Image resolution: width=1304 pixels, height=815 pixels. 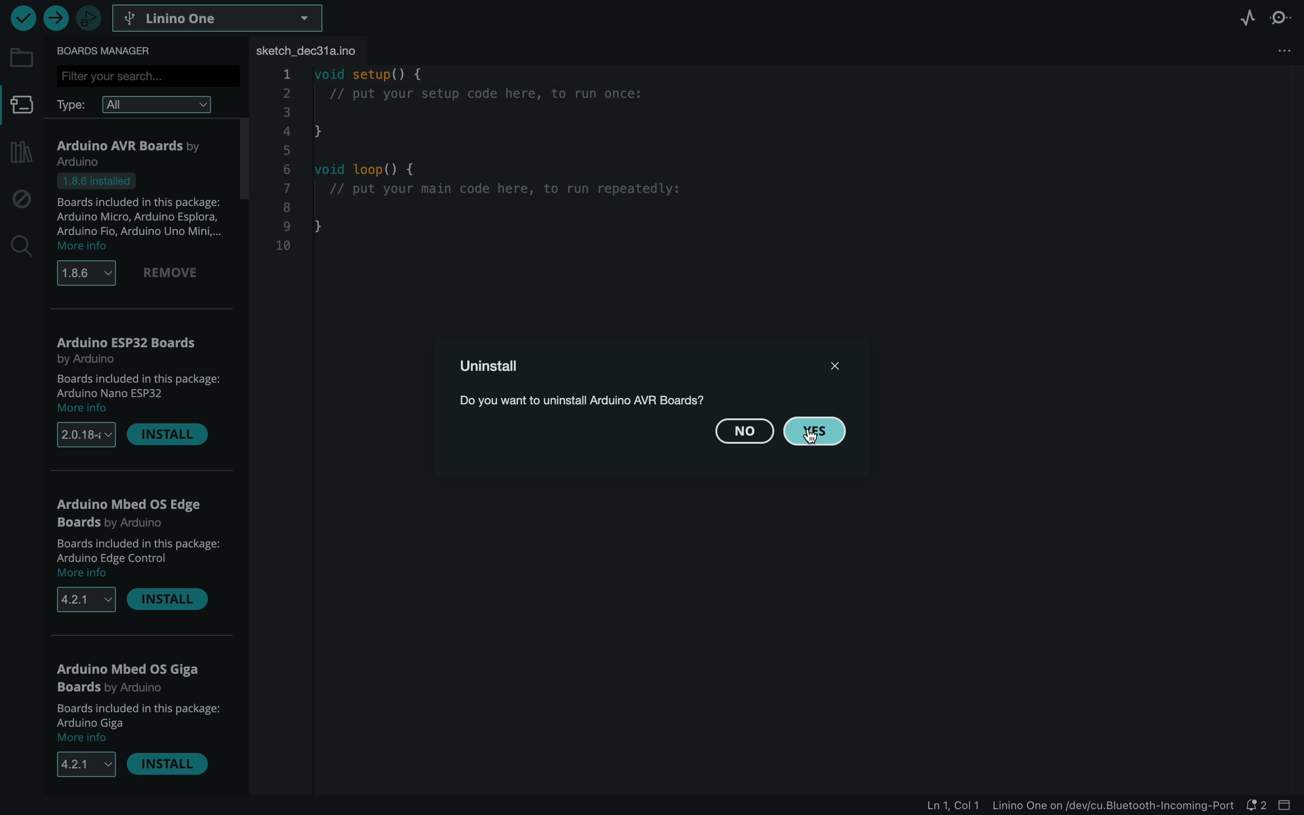 What do you see at coordinates (131, 514) in the screenshot?
I see `OS Edge boards` at bounding box center [131, 514].